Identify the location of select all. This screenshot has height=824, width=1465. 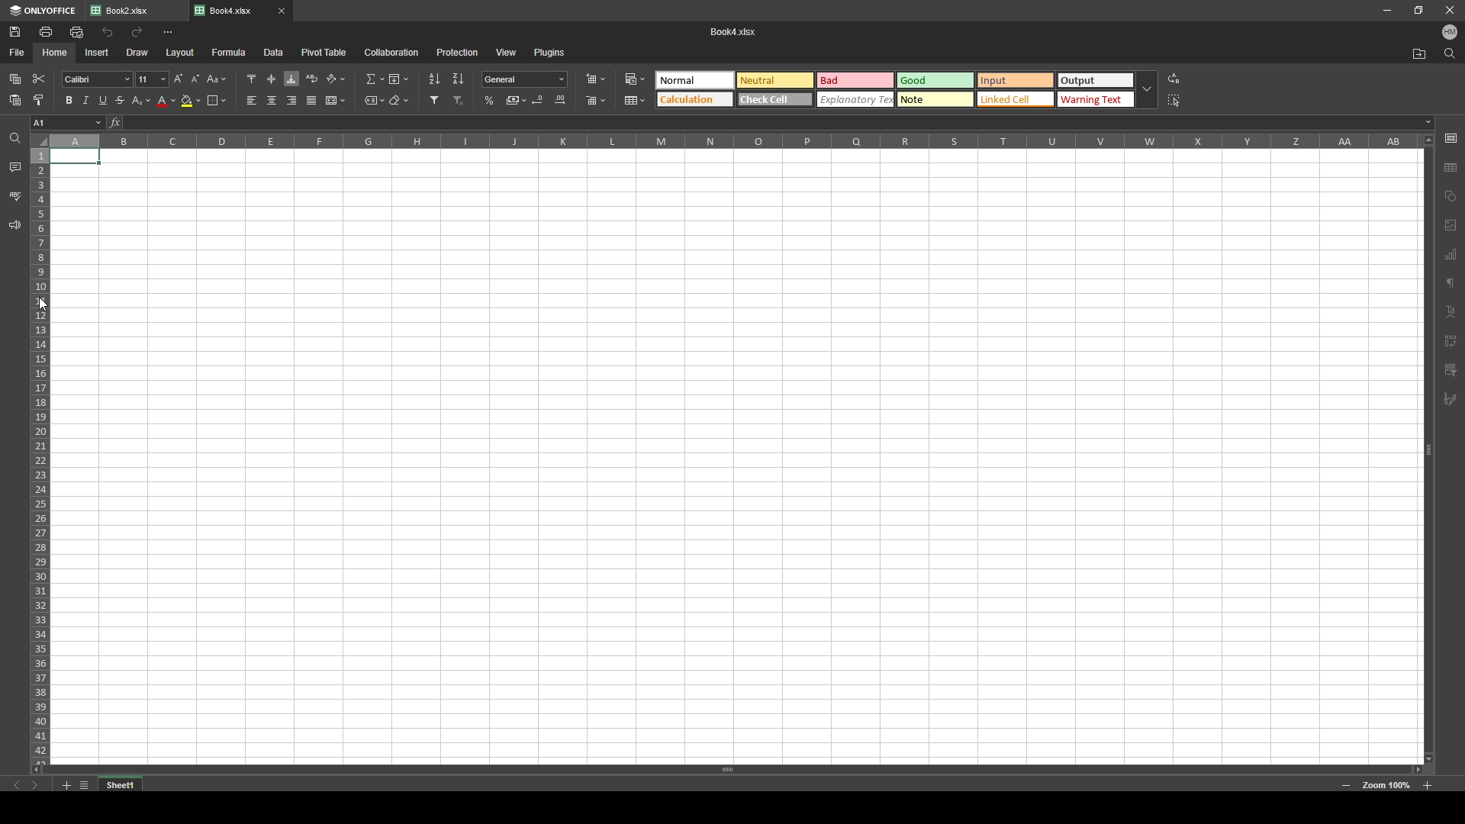
(1176, 100).